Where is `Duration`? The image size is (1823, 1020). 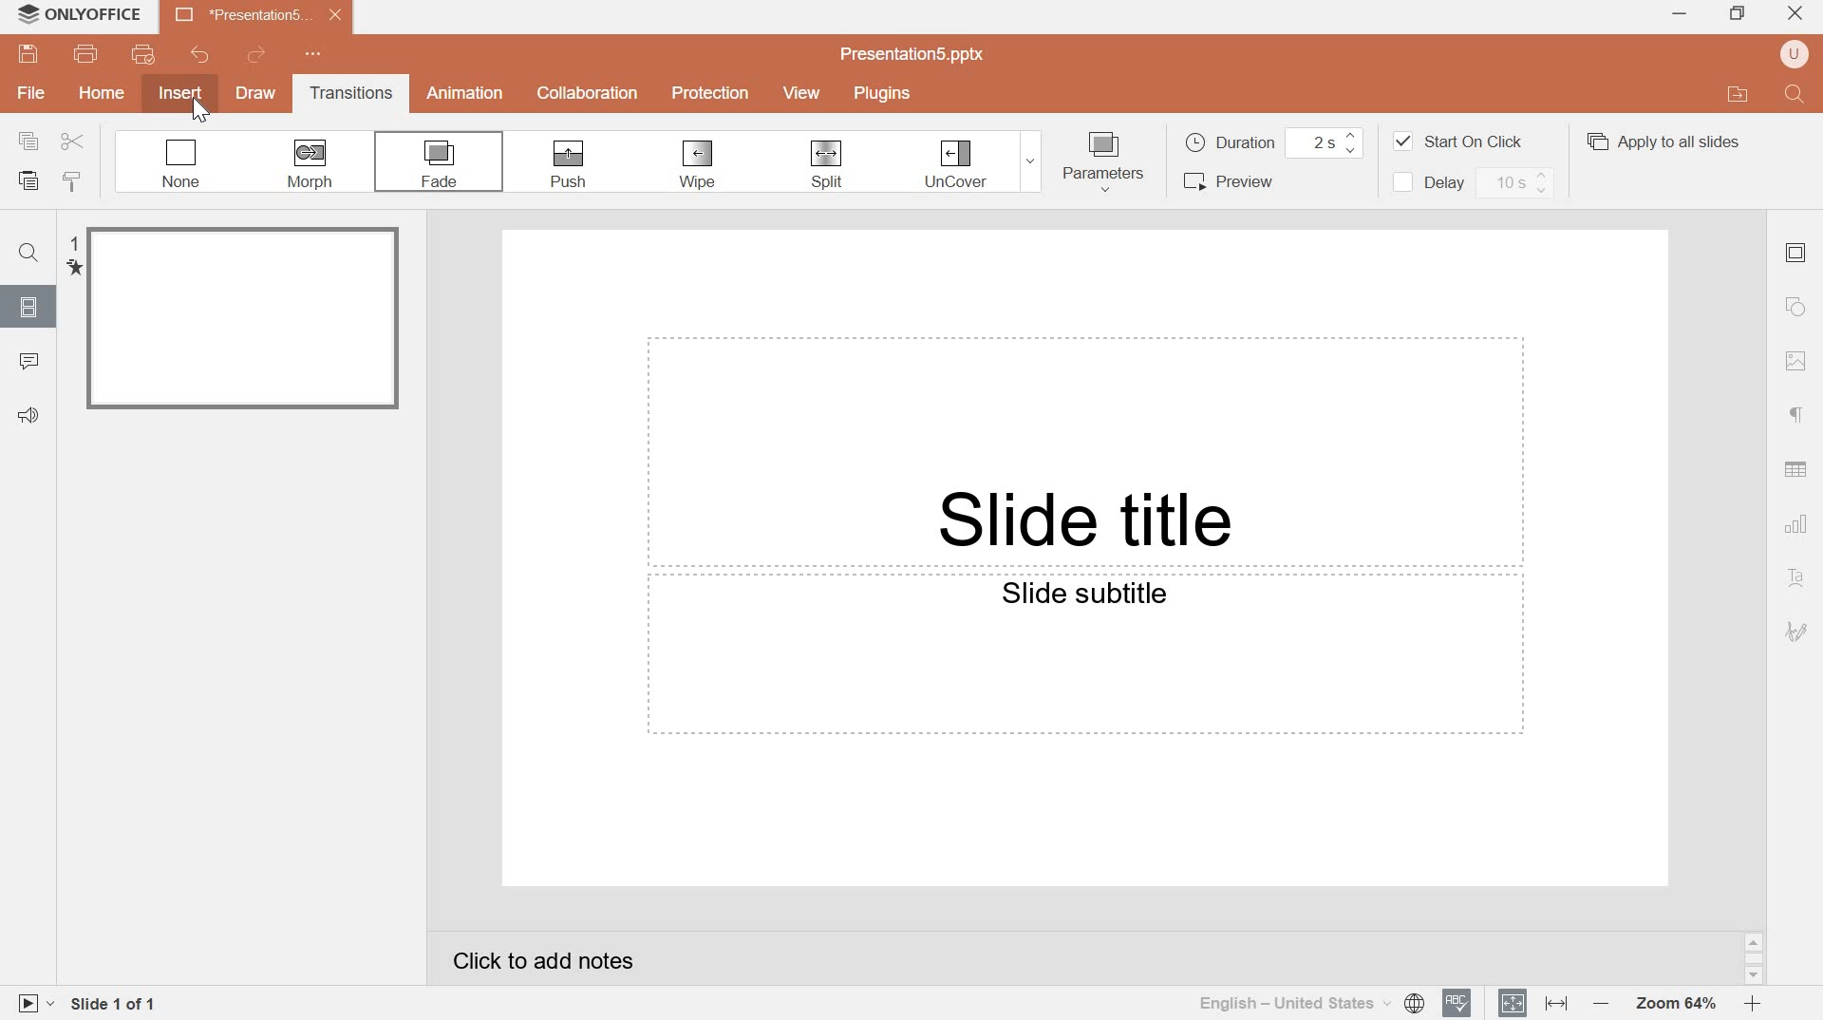 Duration is located at coordinates (1275, 143).